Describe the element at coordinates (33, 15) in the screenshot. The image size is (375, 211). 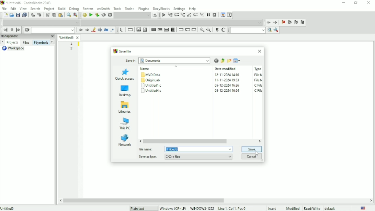
I see `undo` at that location.